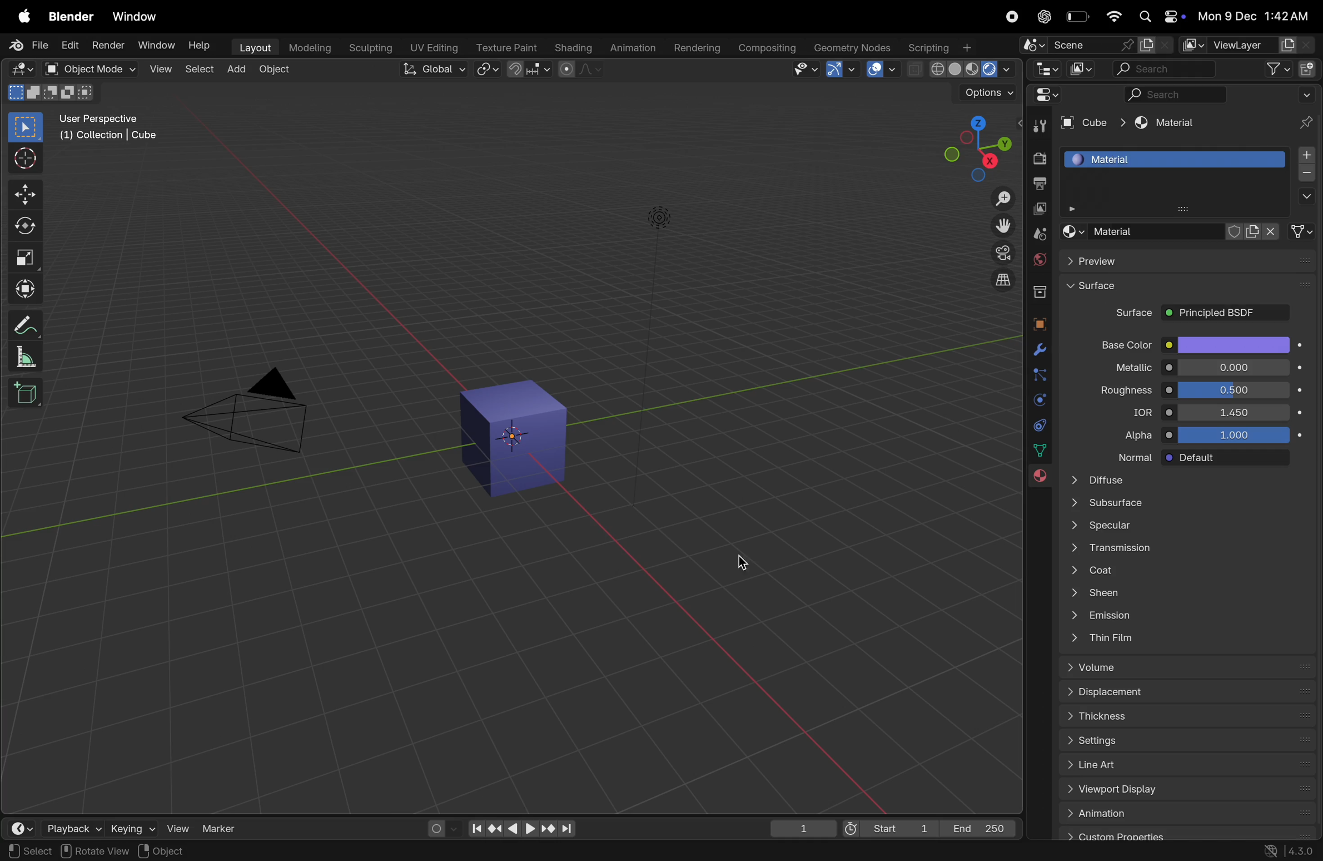 The width and height of the screenshot is (1323, 861). Describe the element at coordinates (1119, 344) in the screenshot. I see `base color` at that location.